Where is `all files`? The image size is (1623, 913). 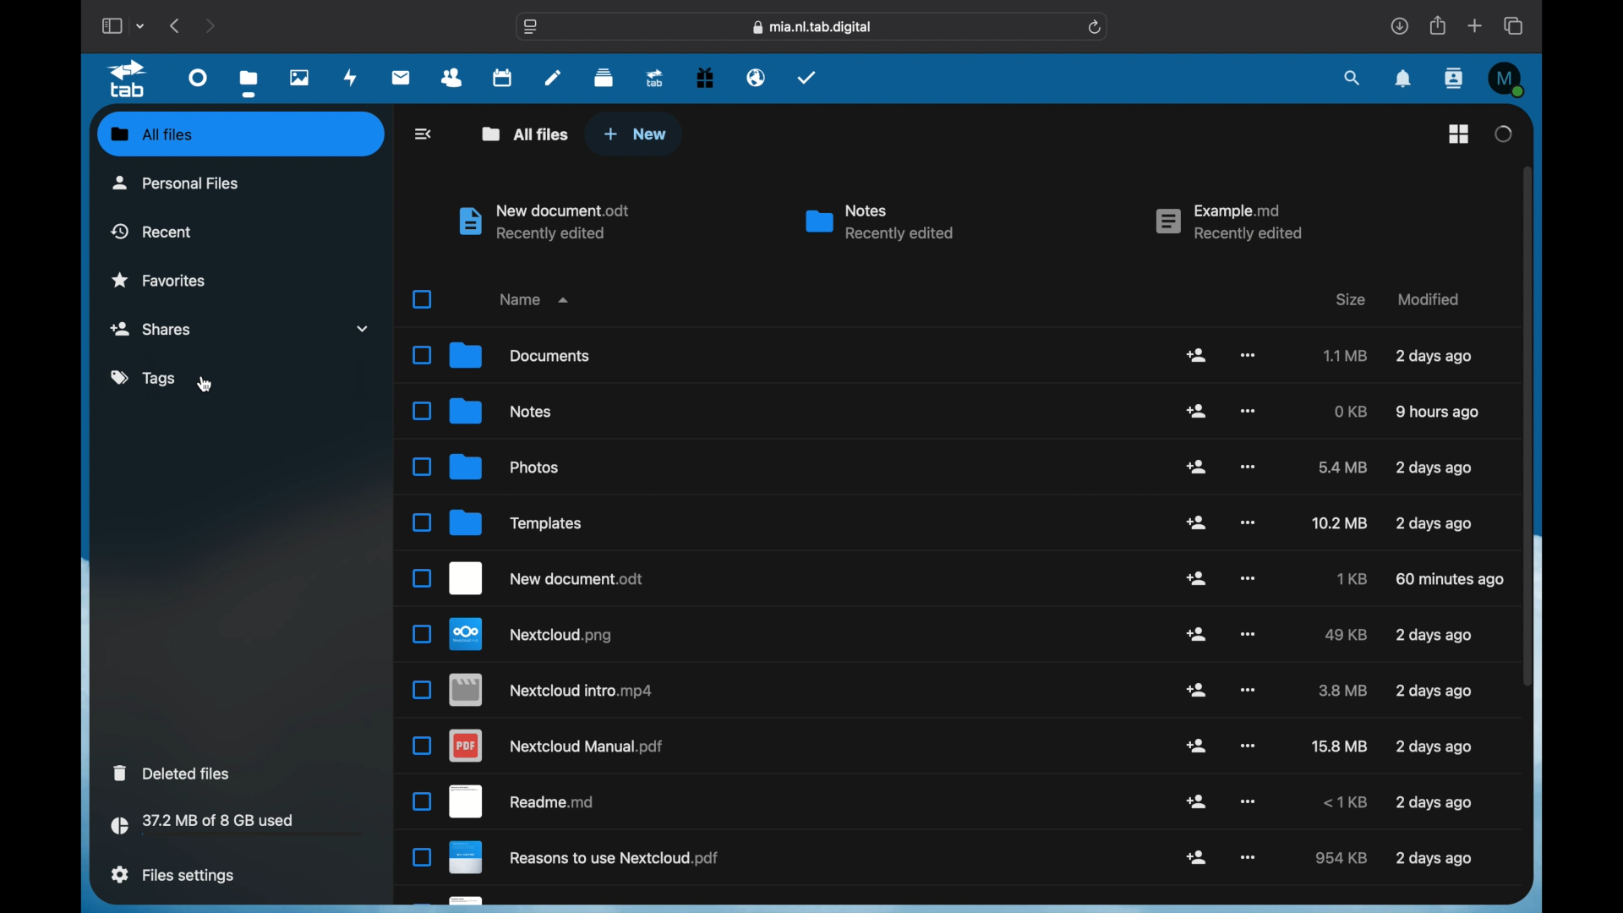 all files is located at coordinates (526, 134).